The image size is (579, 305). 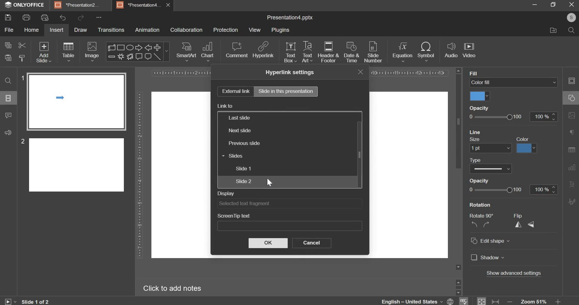 What do you see at coordinates (482, 140) in the screenshot?
I see `reset background` at bounding box center [482, 140].